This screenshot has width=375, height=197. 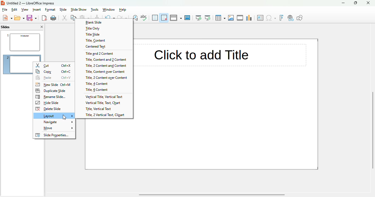 I want to click on file, so click(x=4, y=10).